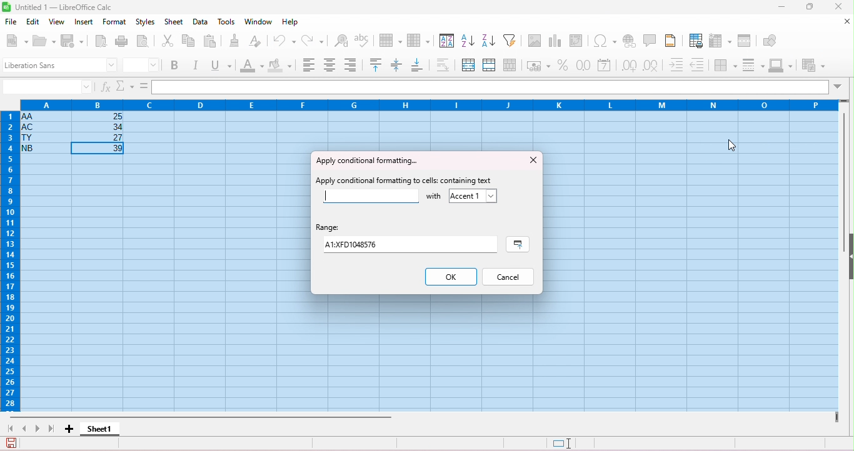 This screenshot has height=451, width=854. What do you see at coordinates (398, 65) in the screenshot?
I see `center vertically` at bounding box center [398, 65].